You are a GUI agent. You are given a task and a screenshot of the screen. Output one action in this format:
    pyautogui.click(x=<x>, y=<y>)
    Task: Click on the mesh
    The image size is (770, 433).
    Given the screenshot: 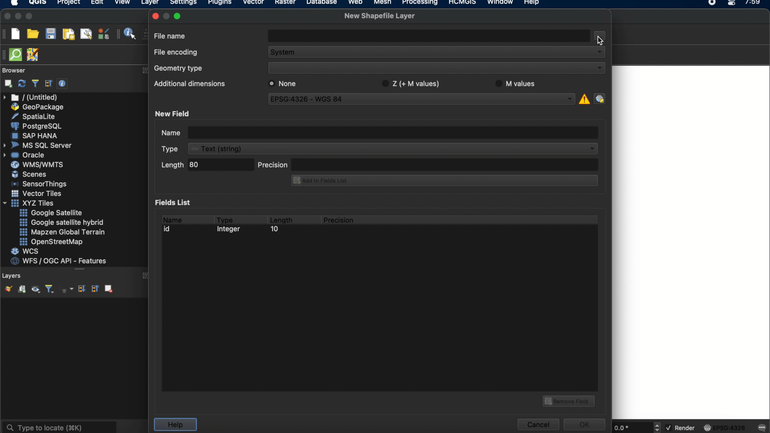 What is the action you would take?
    pyautogui.click(x=383, y=3)
    